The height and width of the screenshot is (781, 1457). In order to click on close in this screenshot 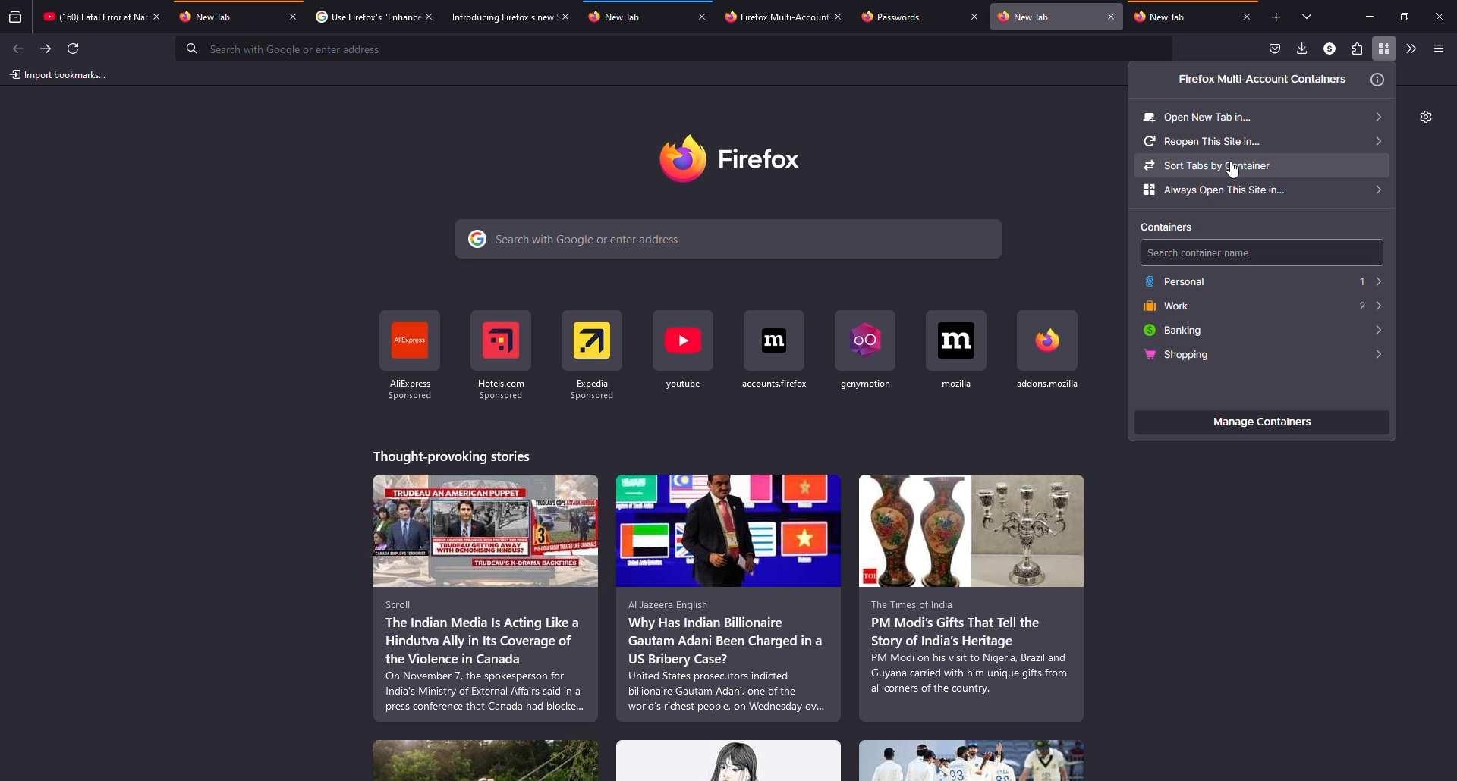, I will do `click(1247, 16)`.